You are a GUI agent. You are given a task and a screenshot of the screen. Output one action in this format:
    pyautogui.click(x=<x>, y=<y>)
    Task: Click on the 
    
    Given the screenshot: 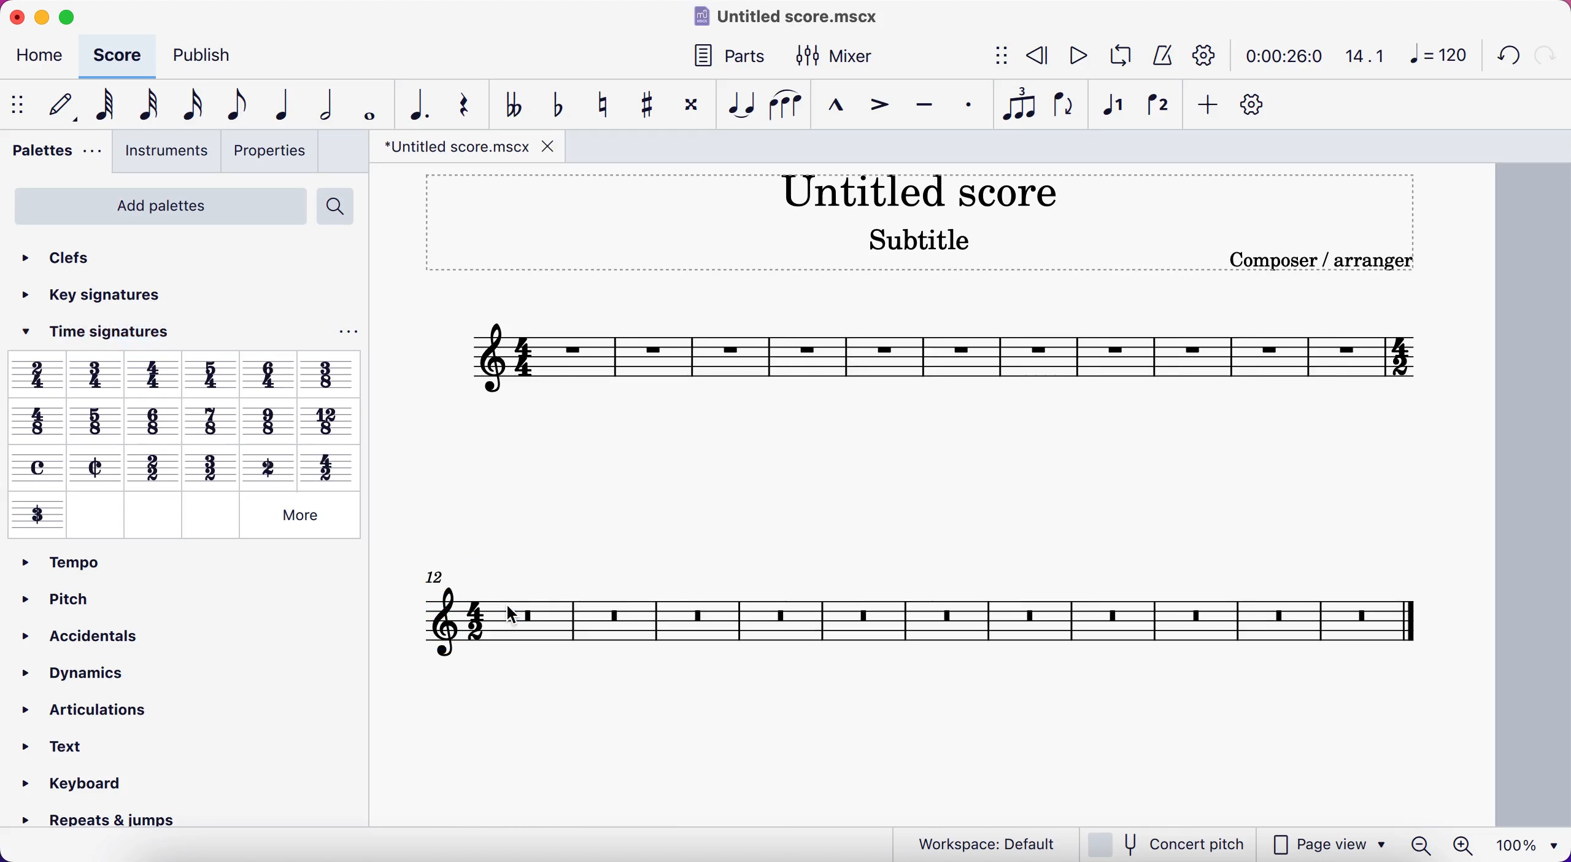 What is the action you would take?
    pyautogui.click(x=155, y=373)
    